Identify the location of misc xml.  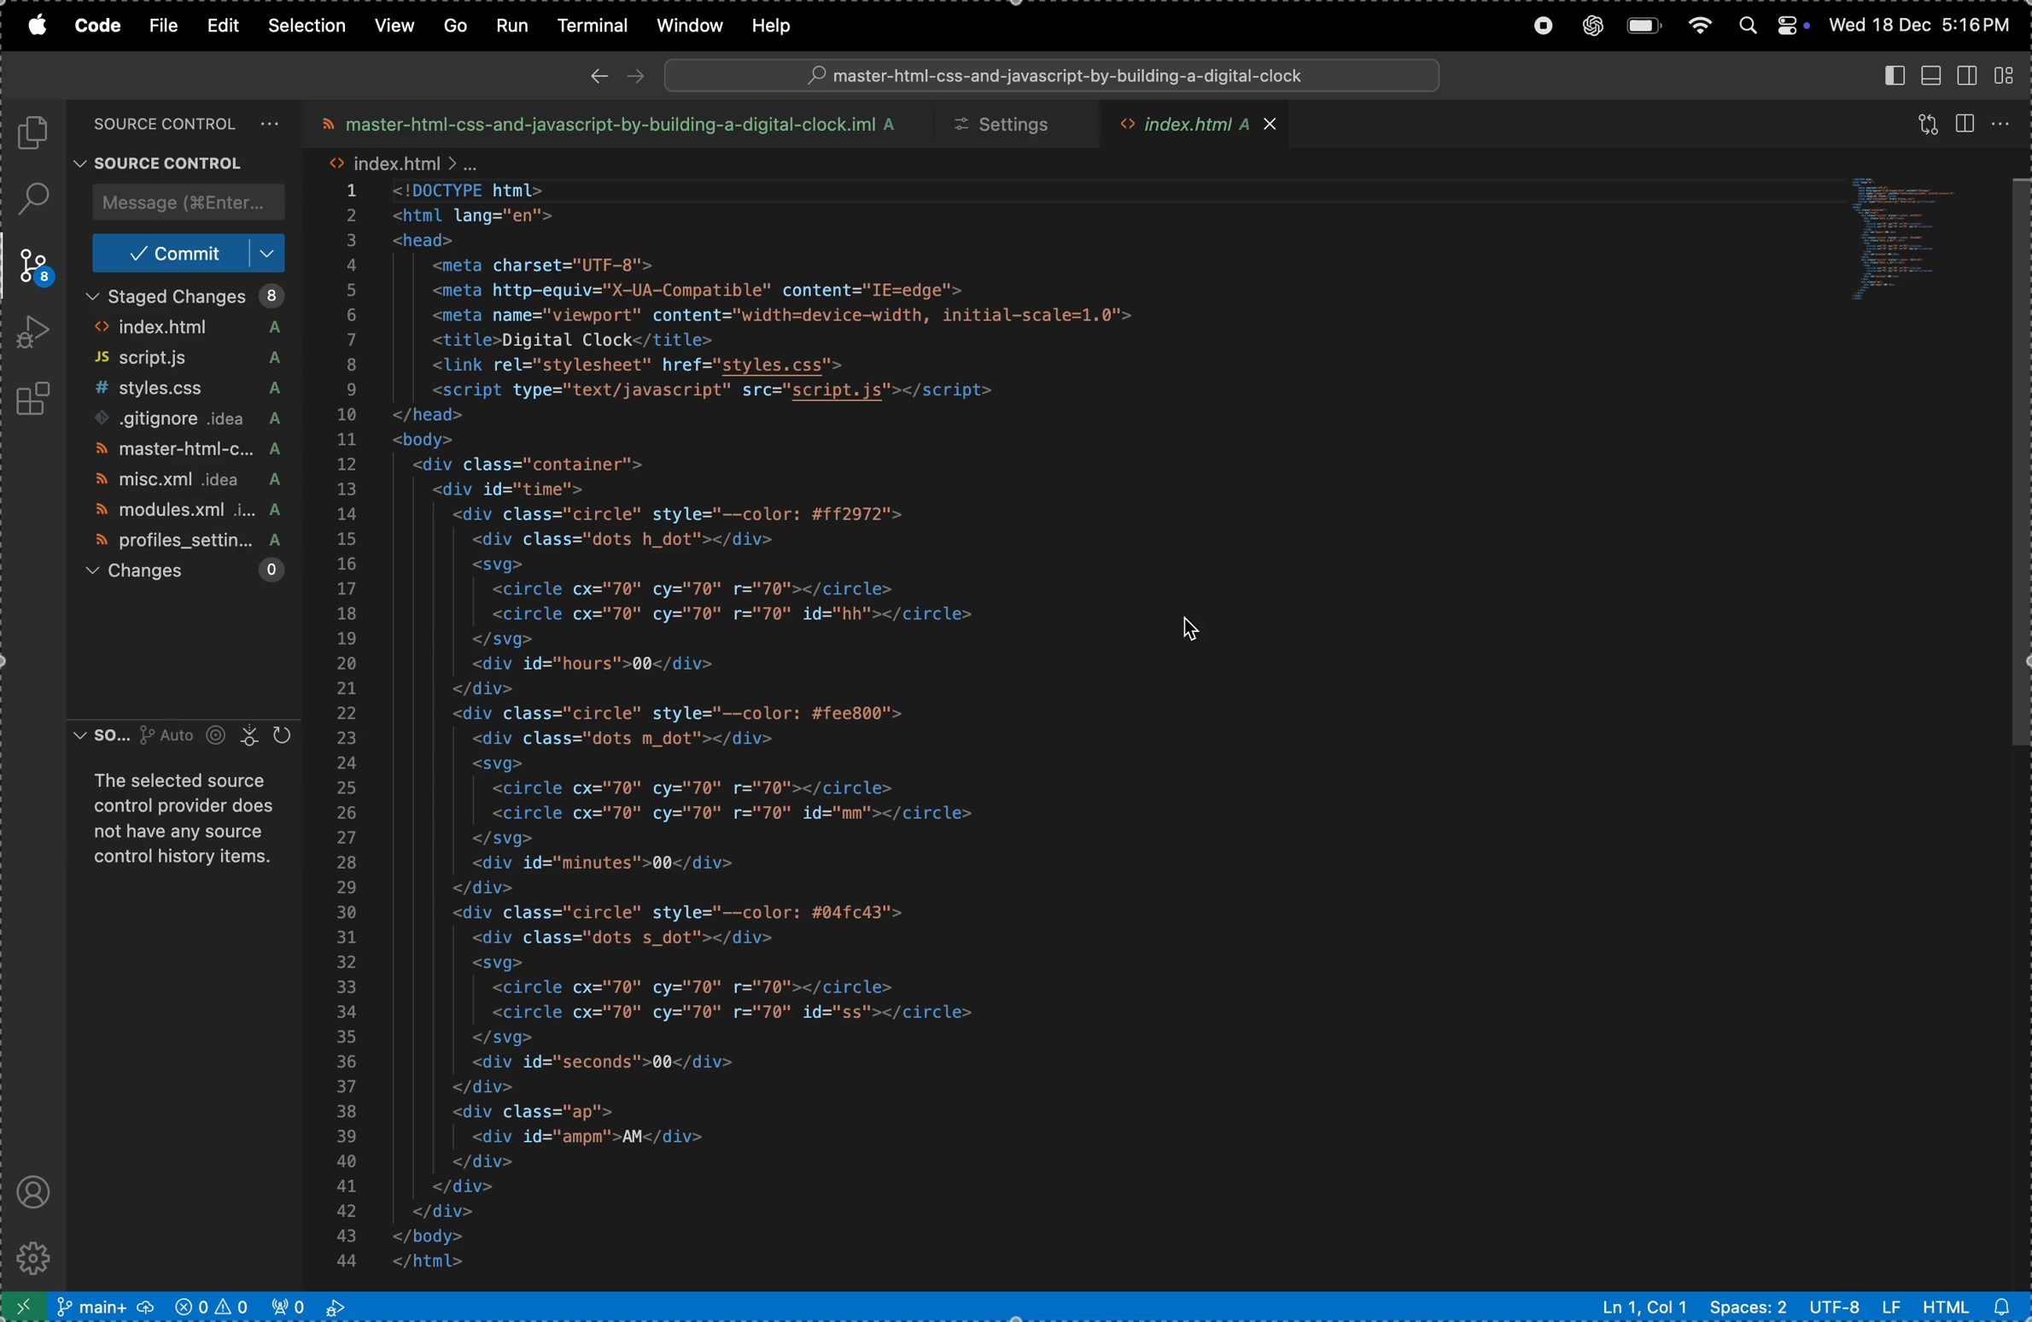
(181, 483).